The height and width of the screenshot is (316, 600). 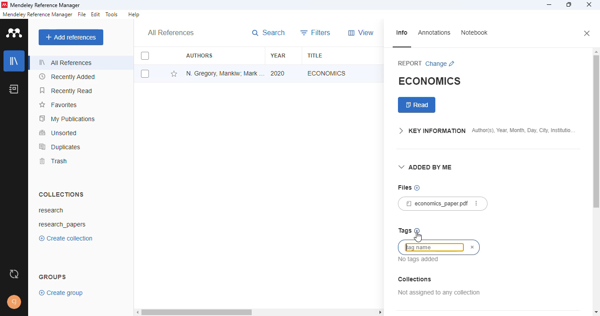 I want to click on mendeley reference manager, so click(x=37, y=14).